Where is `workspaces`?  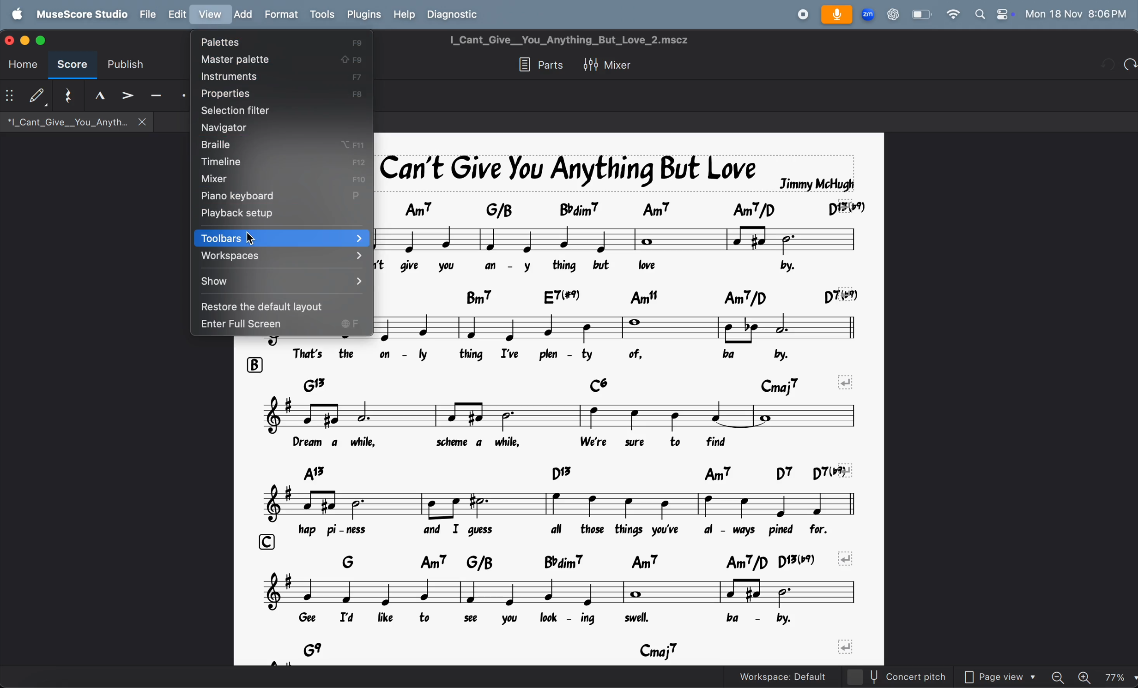 workspaces is located at coordinates (283, 258).